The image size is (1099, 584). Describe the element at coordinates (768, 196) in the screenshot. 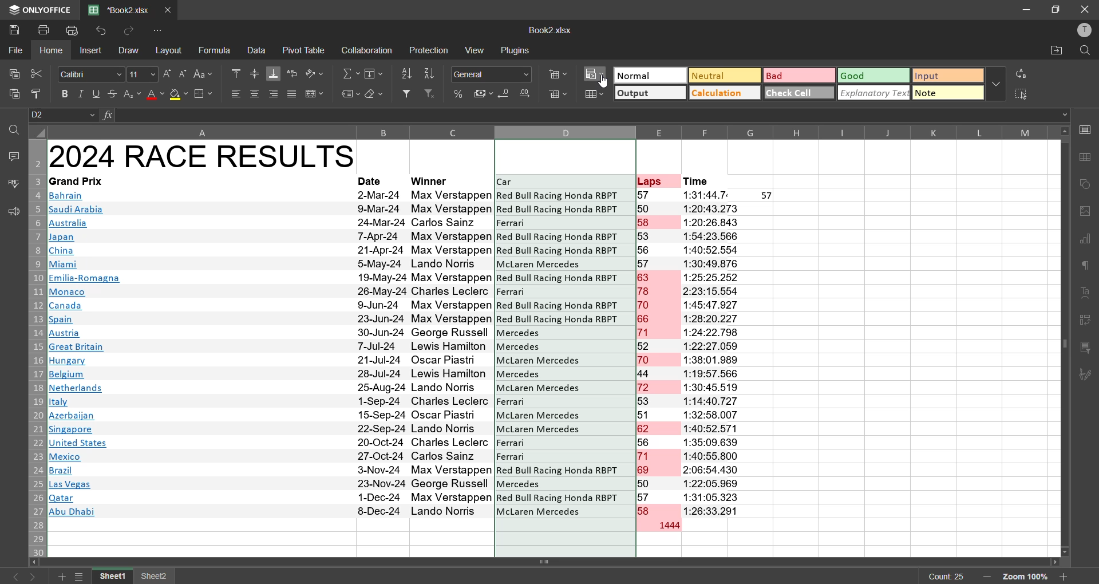

I see `57` at that location.